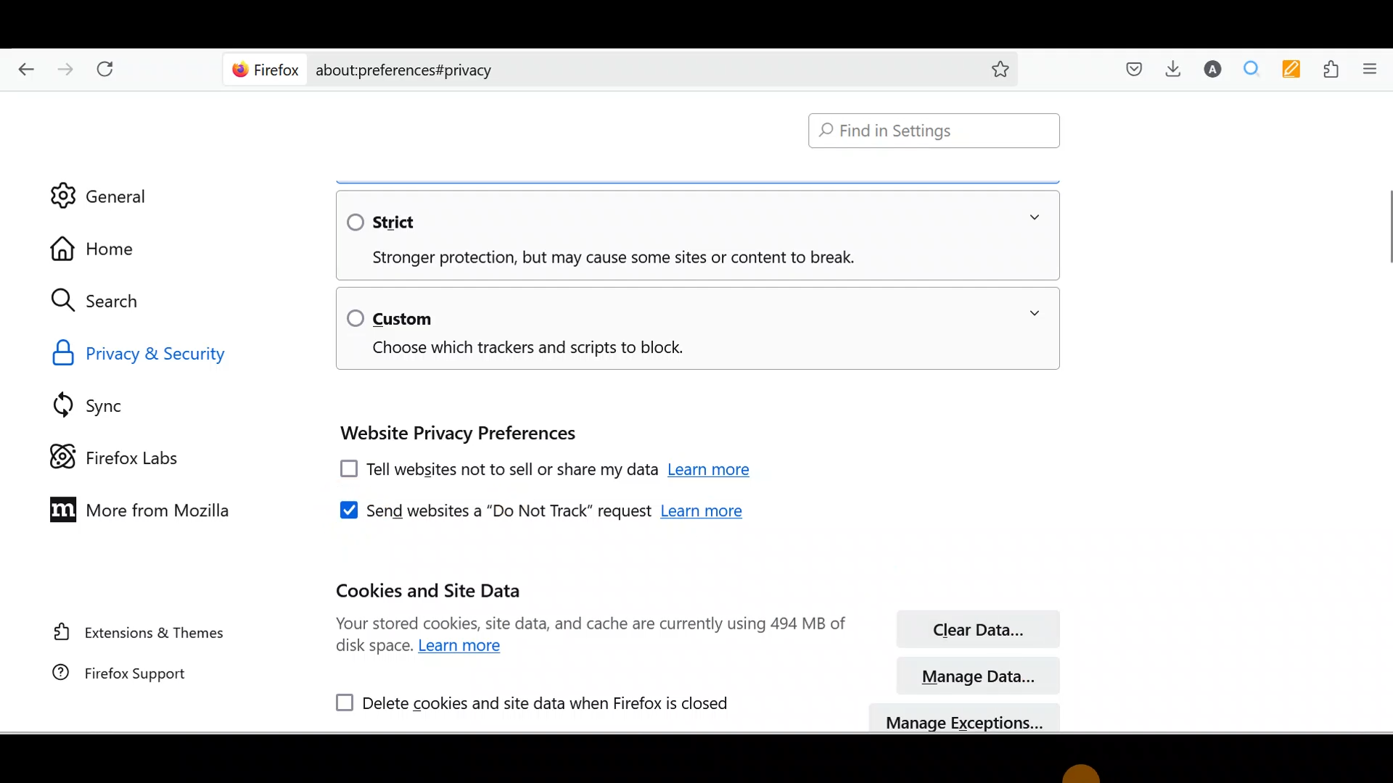  I want to click on Go forward one page, so click(66, 63).